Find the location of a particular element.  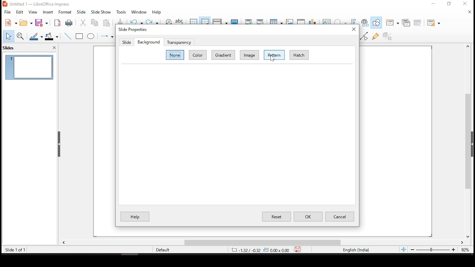

transparency is located at coordinates (179, 42).